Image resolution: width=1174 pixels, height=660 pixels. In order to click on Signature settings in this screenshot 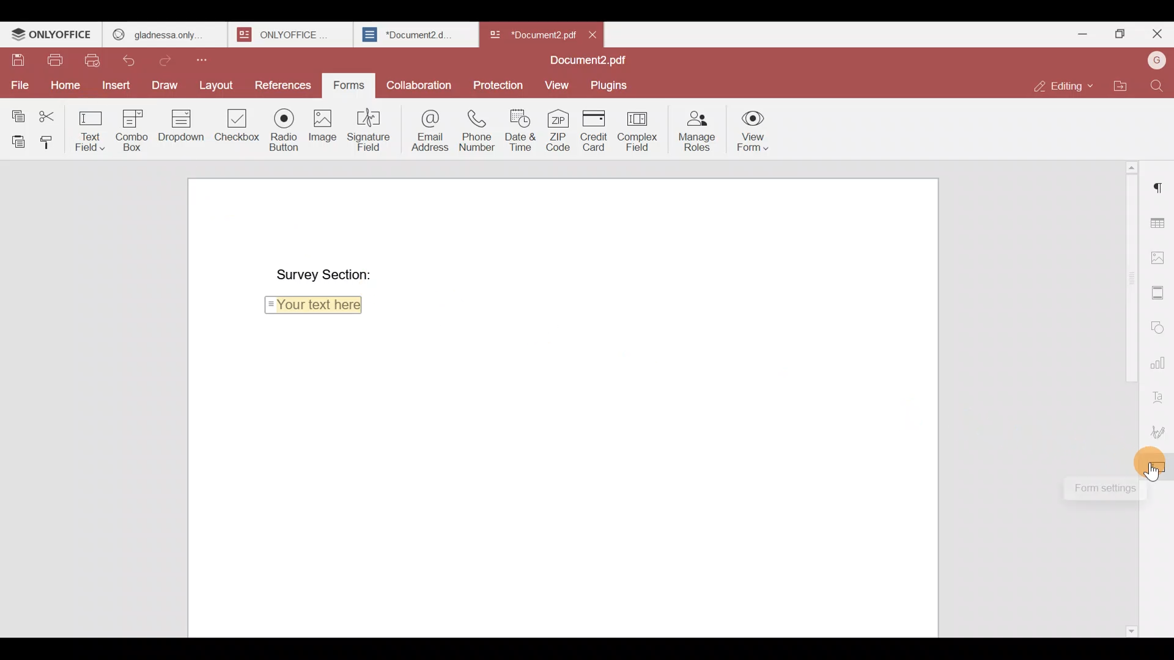, I will do `click(1159, 432)`.